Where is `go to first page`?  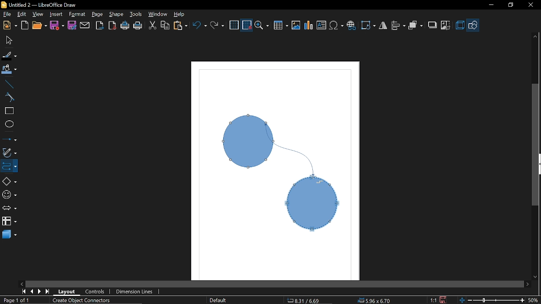
go to first page is located at coordinates (23, 292).